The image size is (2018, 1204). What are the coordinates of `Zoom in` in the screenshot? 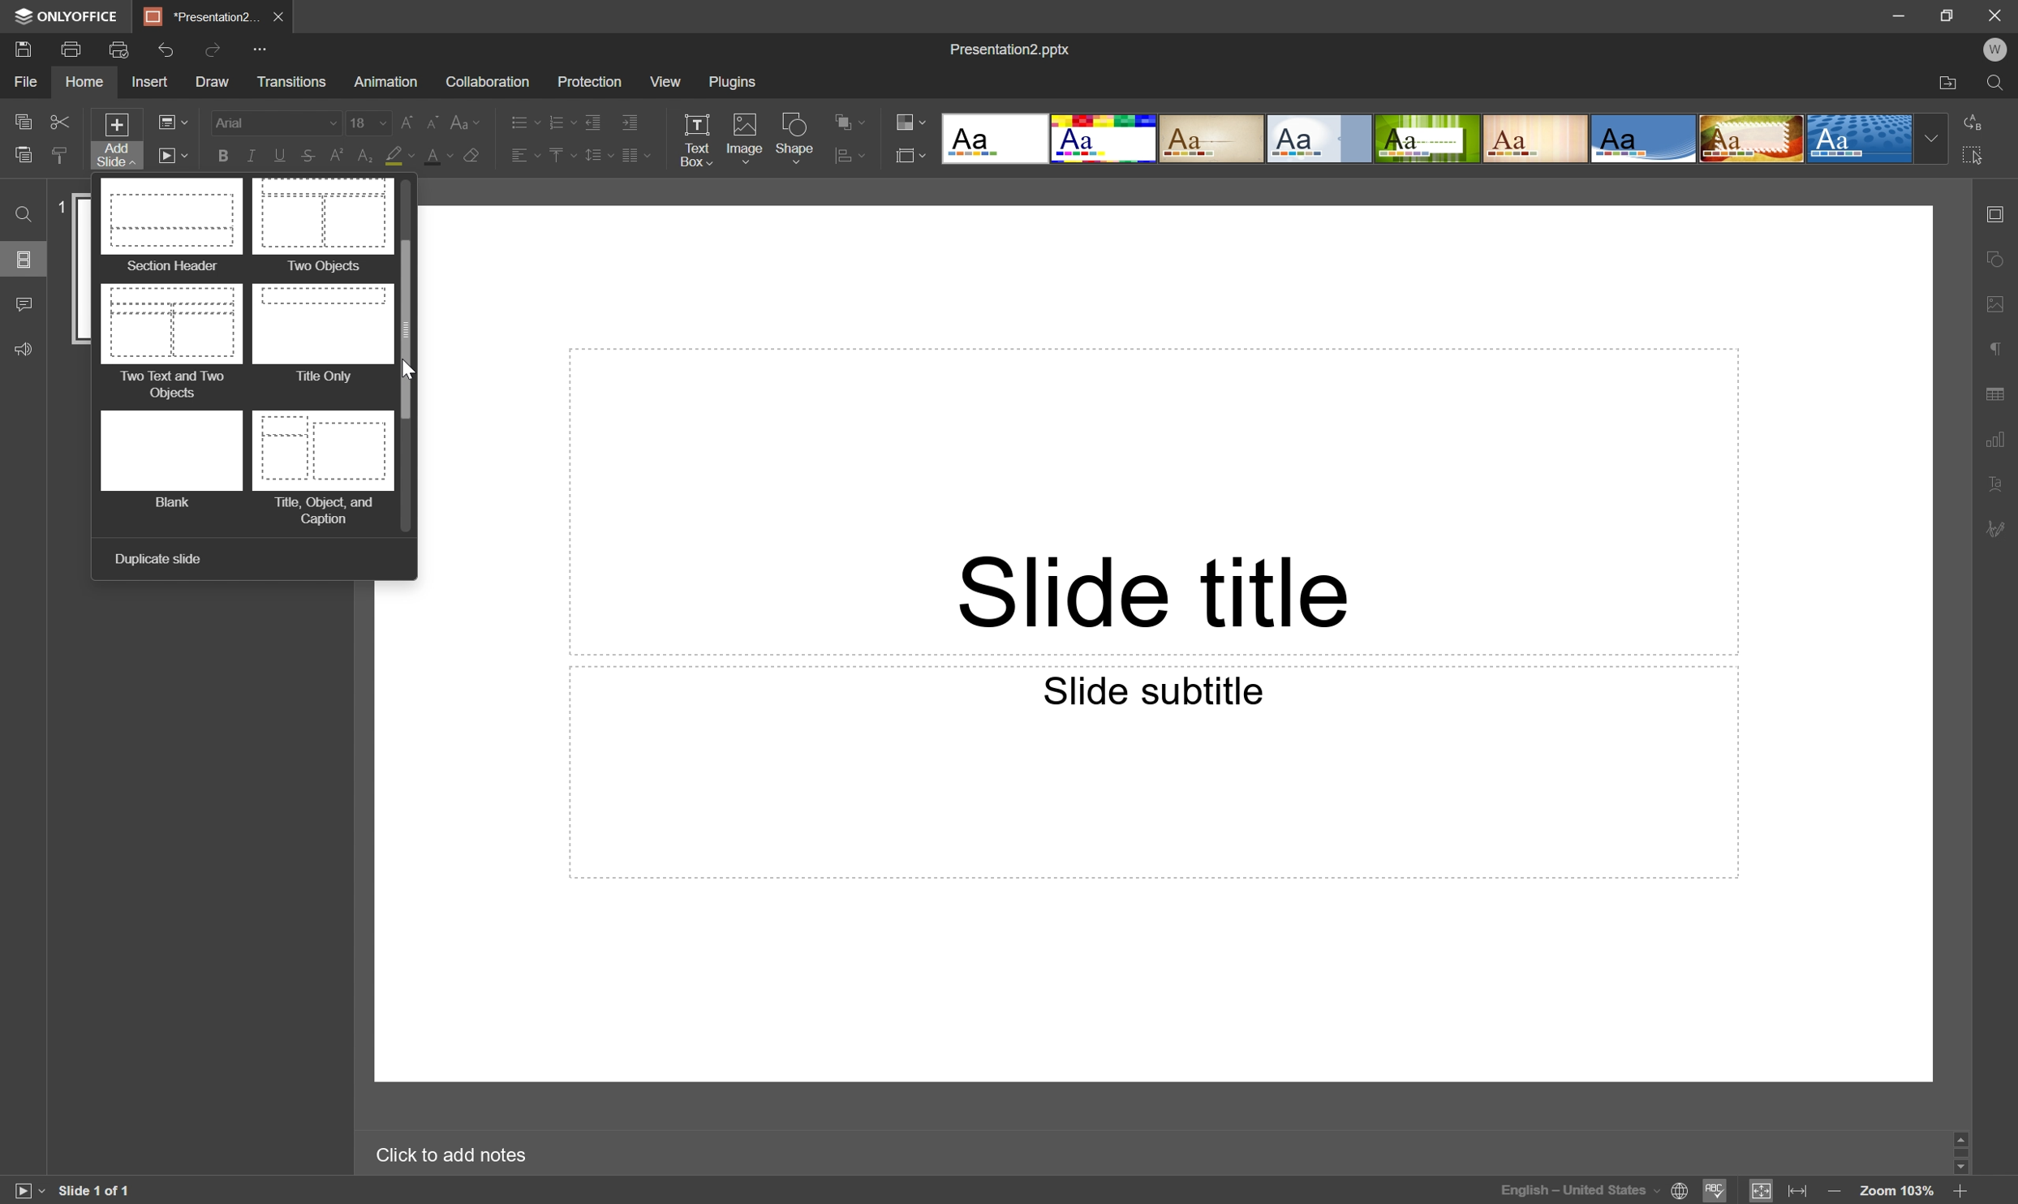 It's located at (1961, 1189).